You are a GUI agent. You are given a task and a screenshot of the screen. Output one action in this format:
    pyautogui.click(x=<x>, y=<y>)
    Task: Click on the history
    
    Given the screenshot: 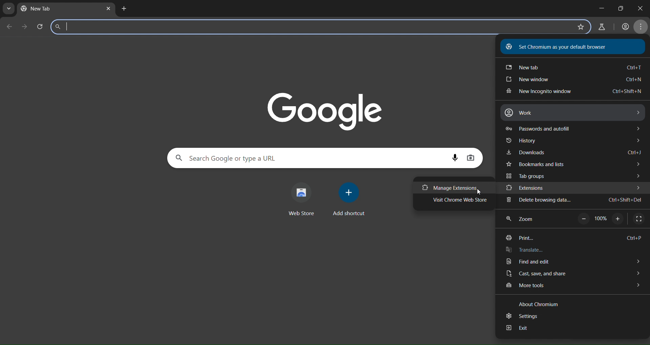 What is the action you would take?
    pyautogui.click(x=573, y=141)
    